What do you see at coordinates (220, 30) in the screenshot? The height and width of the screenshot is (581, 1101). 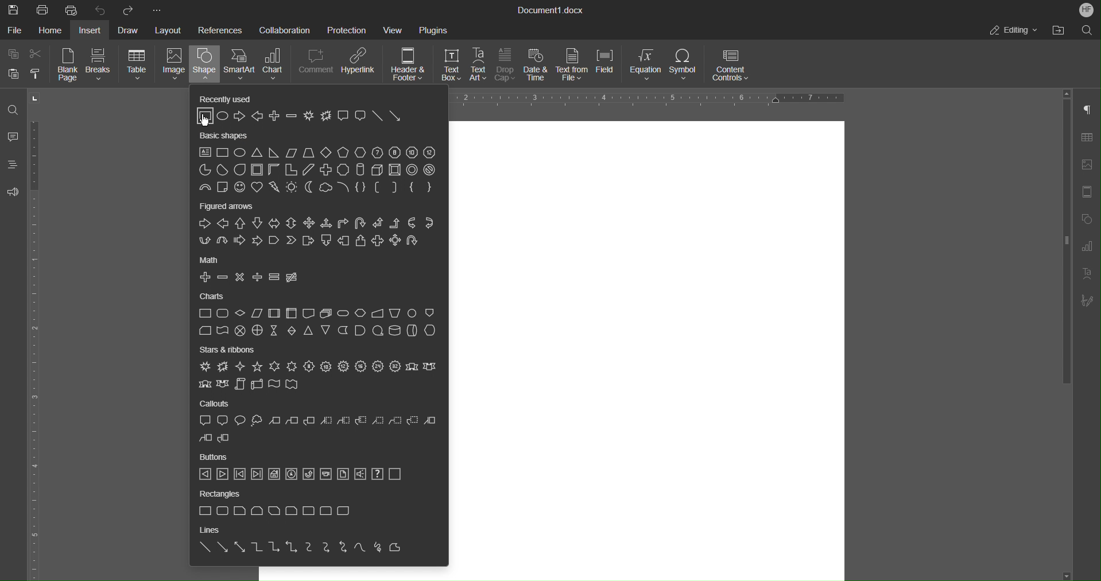 I see `References` at bounding box center [220, 30].